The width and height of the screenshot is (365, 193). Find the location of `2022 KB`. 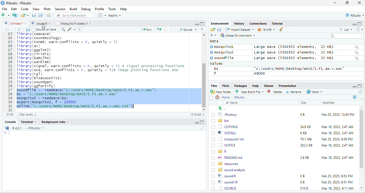

2022 KB is located at coordinates (307, 146).